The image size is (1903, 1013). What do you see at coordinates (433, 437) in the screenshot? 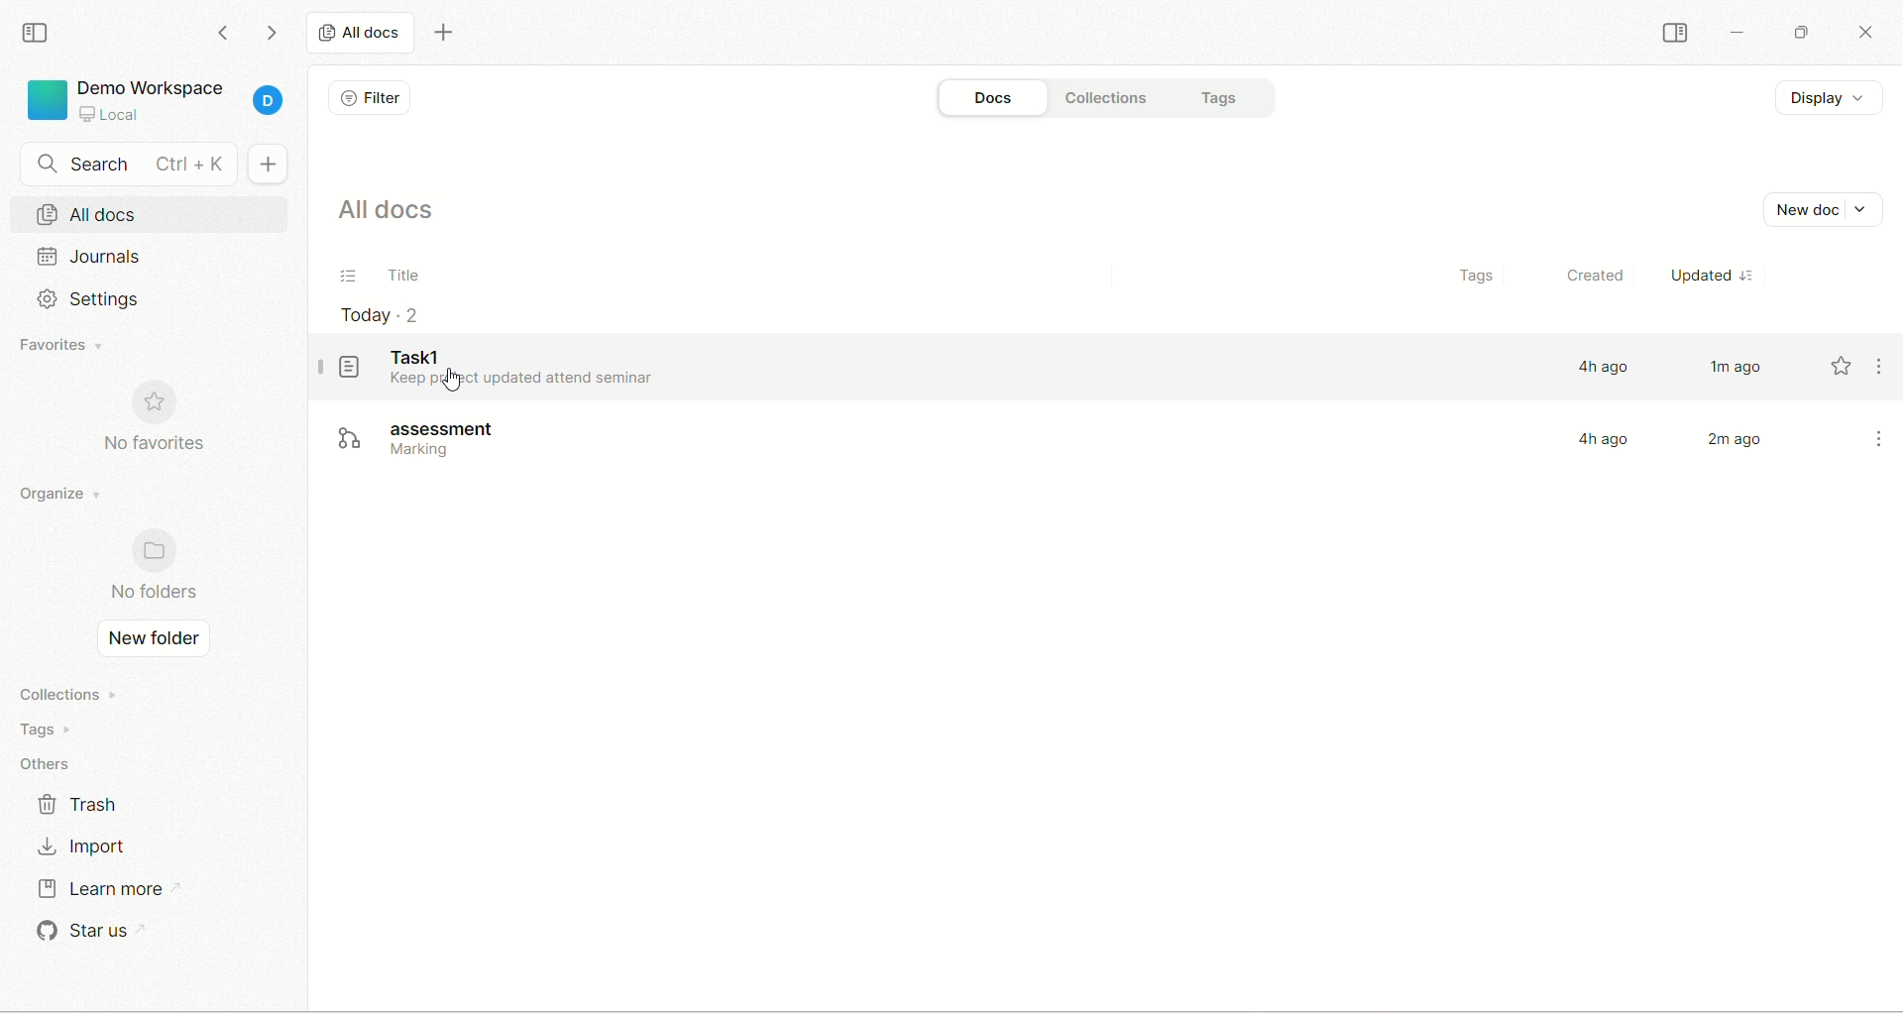
I see `assessment` at bounding box center [433, 437].